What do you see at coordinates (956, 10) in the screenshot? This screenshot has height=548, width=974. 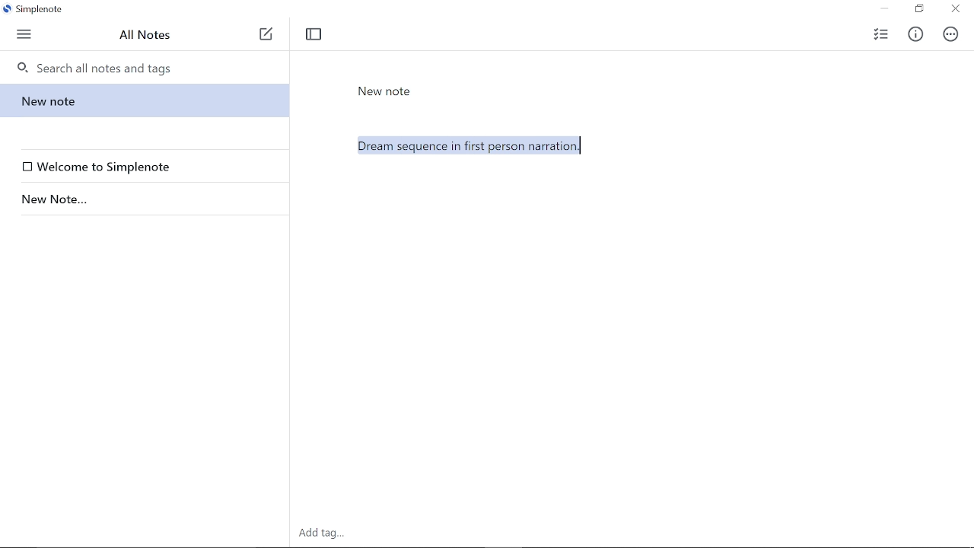 I see `Close` at bounding box center [956, 10].